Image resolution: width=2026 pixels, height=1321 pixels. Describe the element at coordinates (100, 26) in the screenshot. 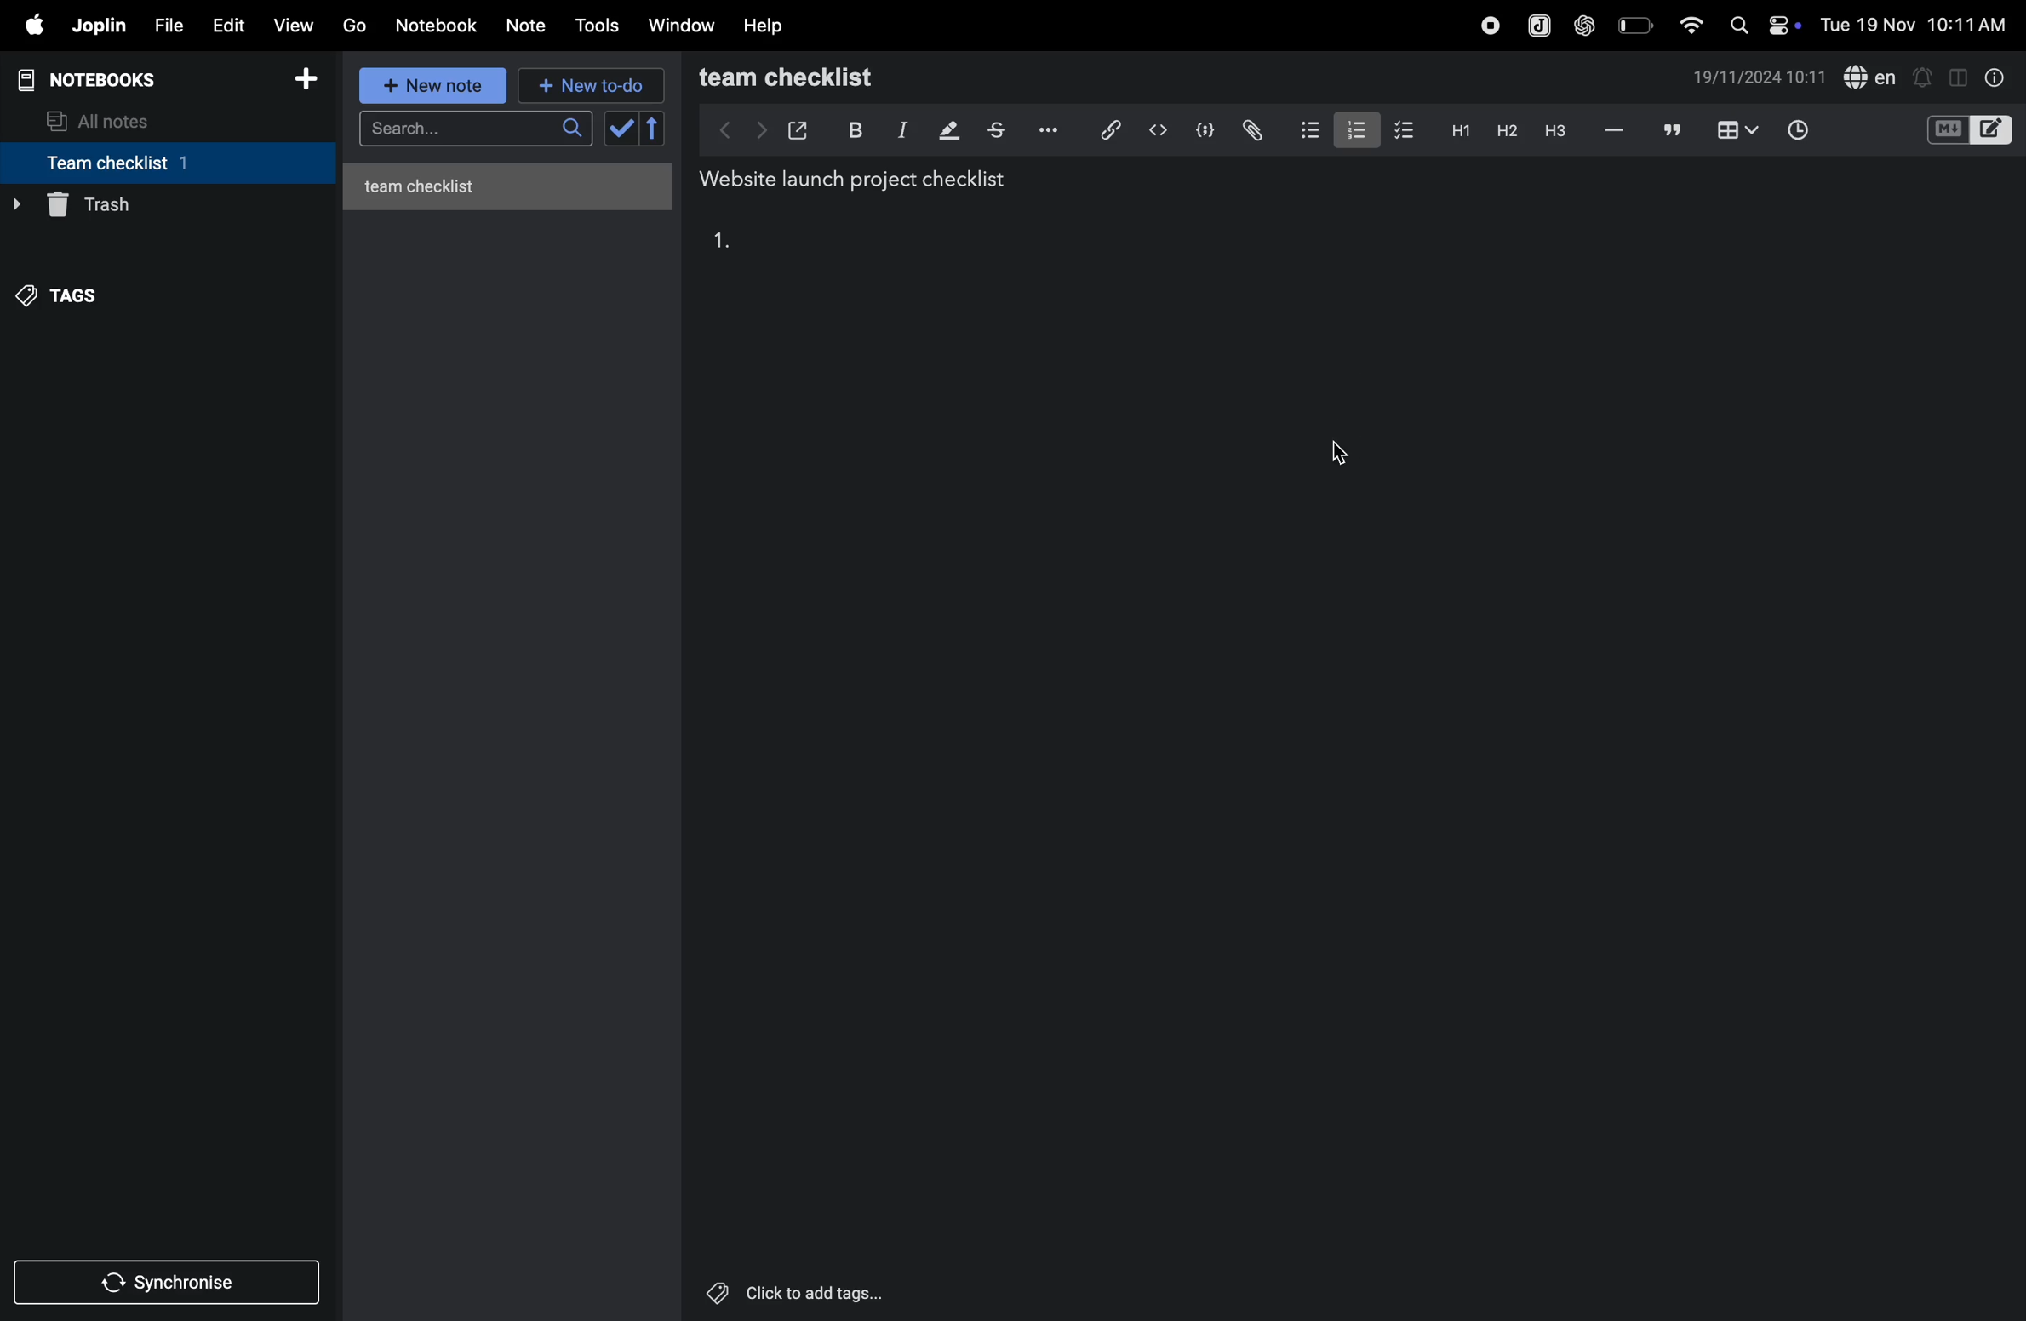

I see `joplin` at that location.